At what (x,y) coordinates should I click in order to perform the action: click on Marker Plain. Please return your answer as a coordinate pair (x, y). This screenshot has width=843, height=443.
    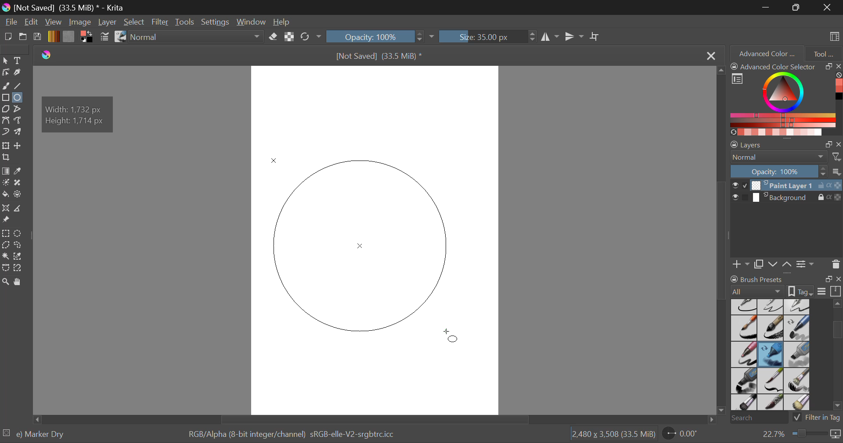
    Looking at the image, I should click on (744, 381).